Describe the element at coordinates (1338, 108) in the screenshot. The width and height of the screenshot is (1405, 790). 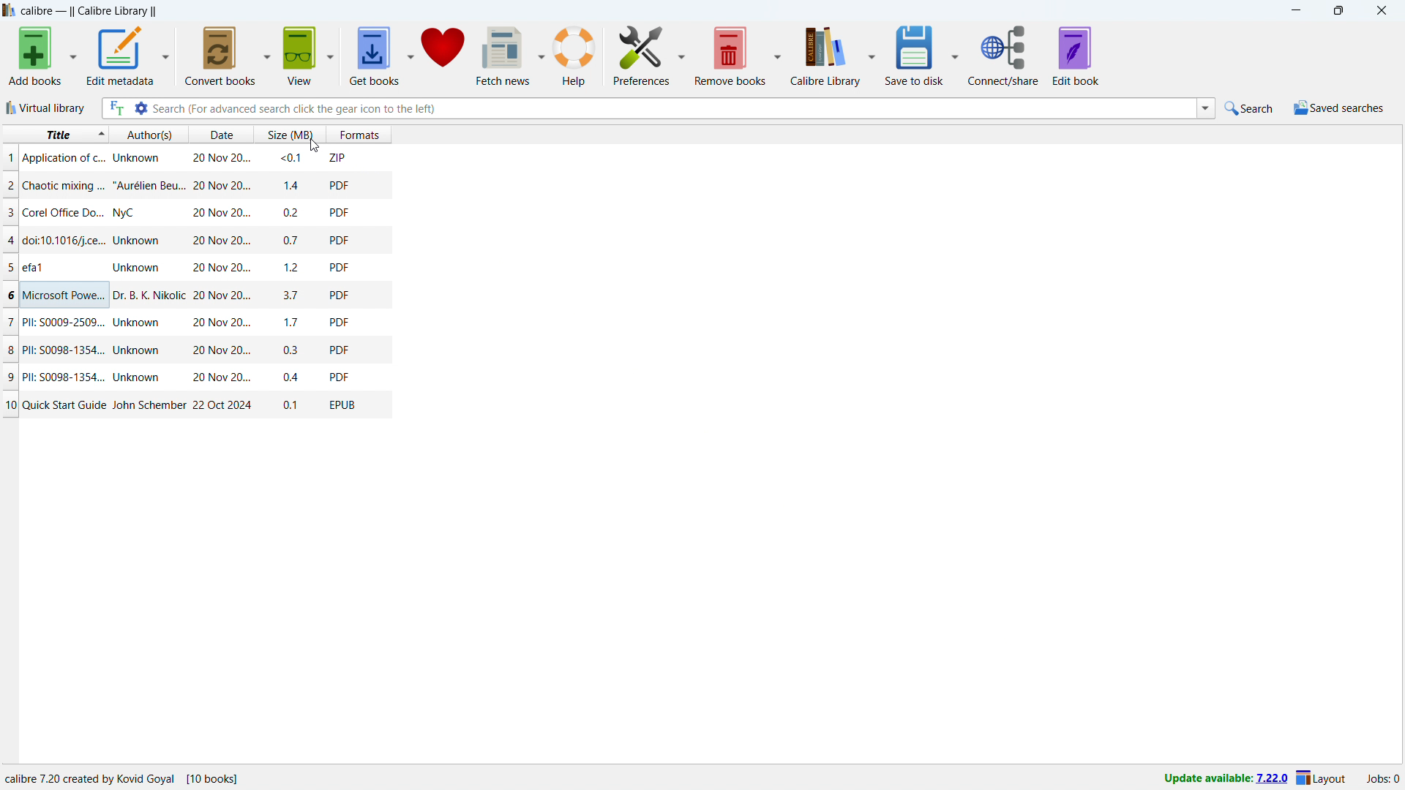
I see `saved searches` at that location.